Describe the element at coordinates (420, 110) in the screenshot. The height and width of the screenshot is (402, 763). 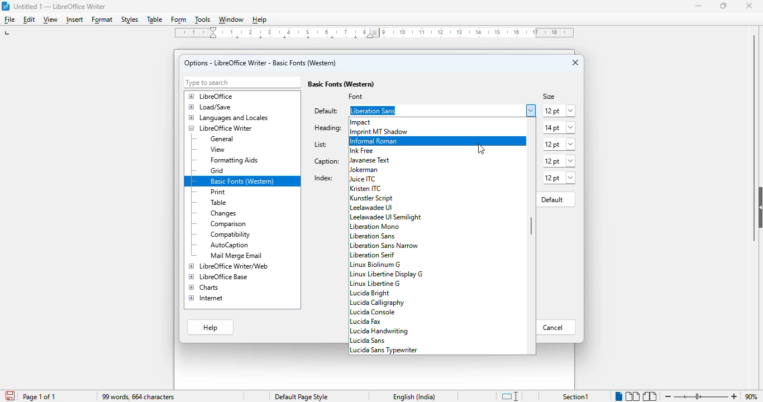
I see `Liberation Sans` at that location.